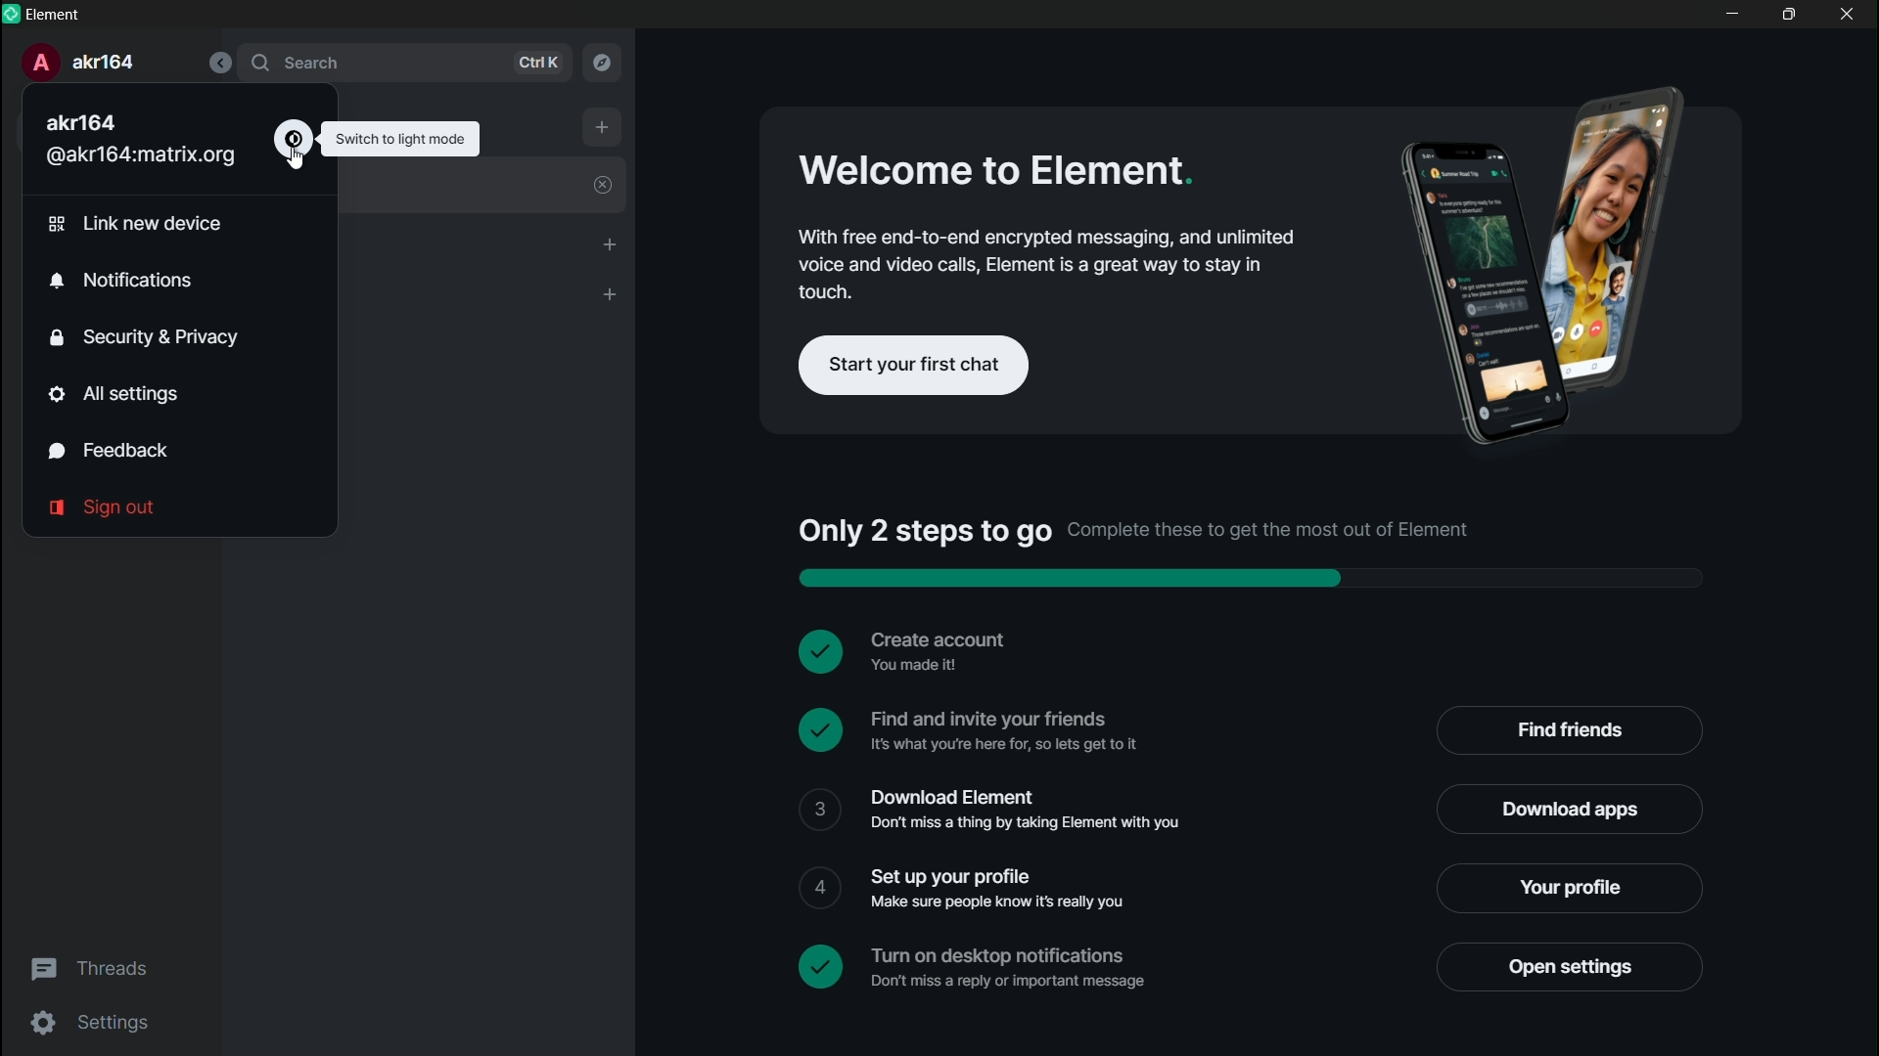  Describe the element at coordinates (91, 969) in the screenshot. I see `threads` at that location.